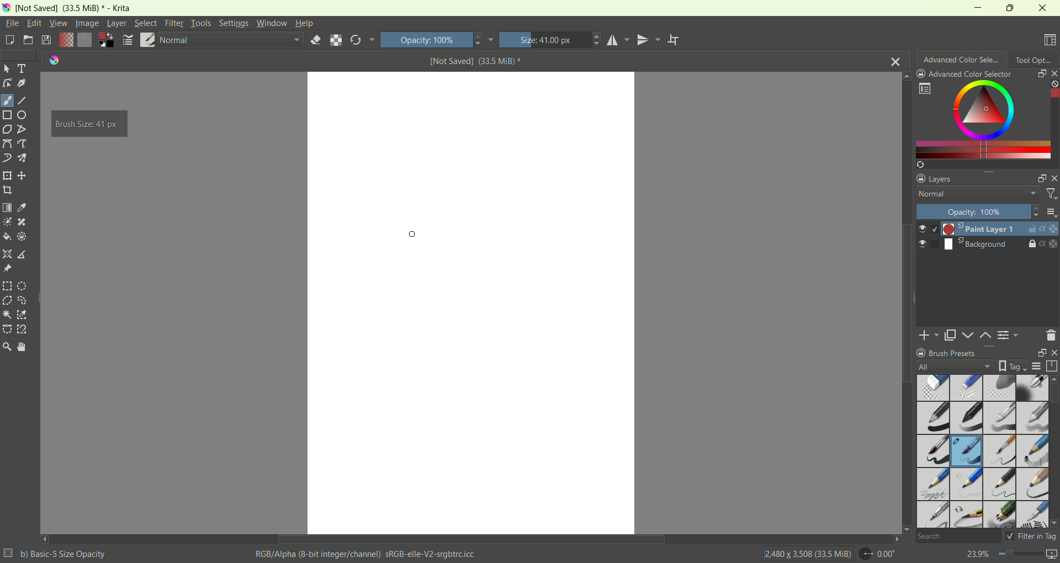  What do you see at coordinates (20, 346) in the screenshot?
I see `pan` at bounding box center [20, 346].